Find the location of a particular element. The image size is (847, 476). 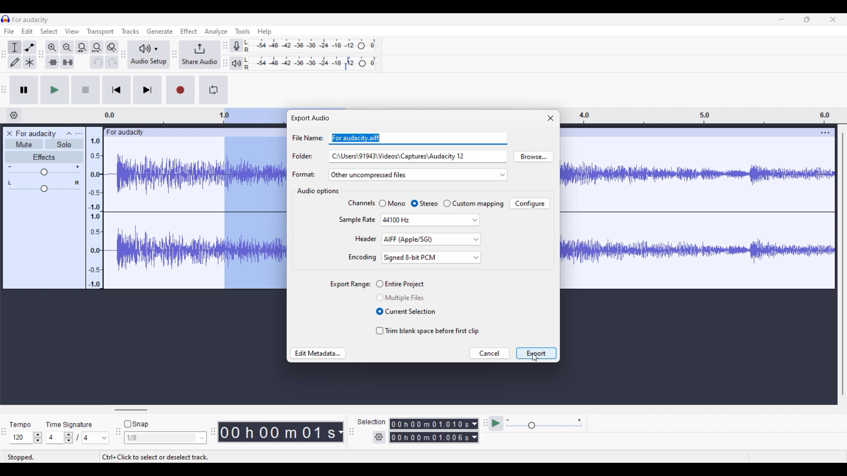

Skip/Select to end is located at coordinates (147, 90).